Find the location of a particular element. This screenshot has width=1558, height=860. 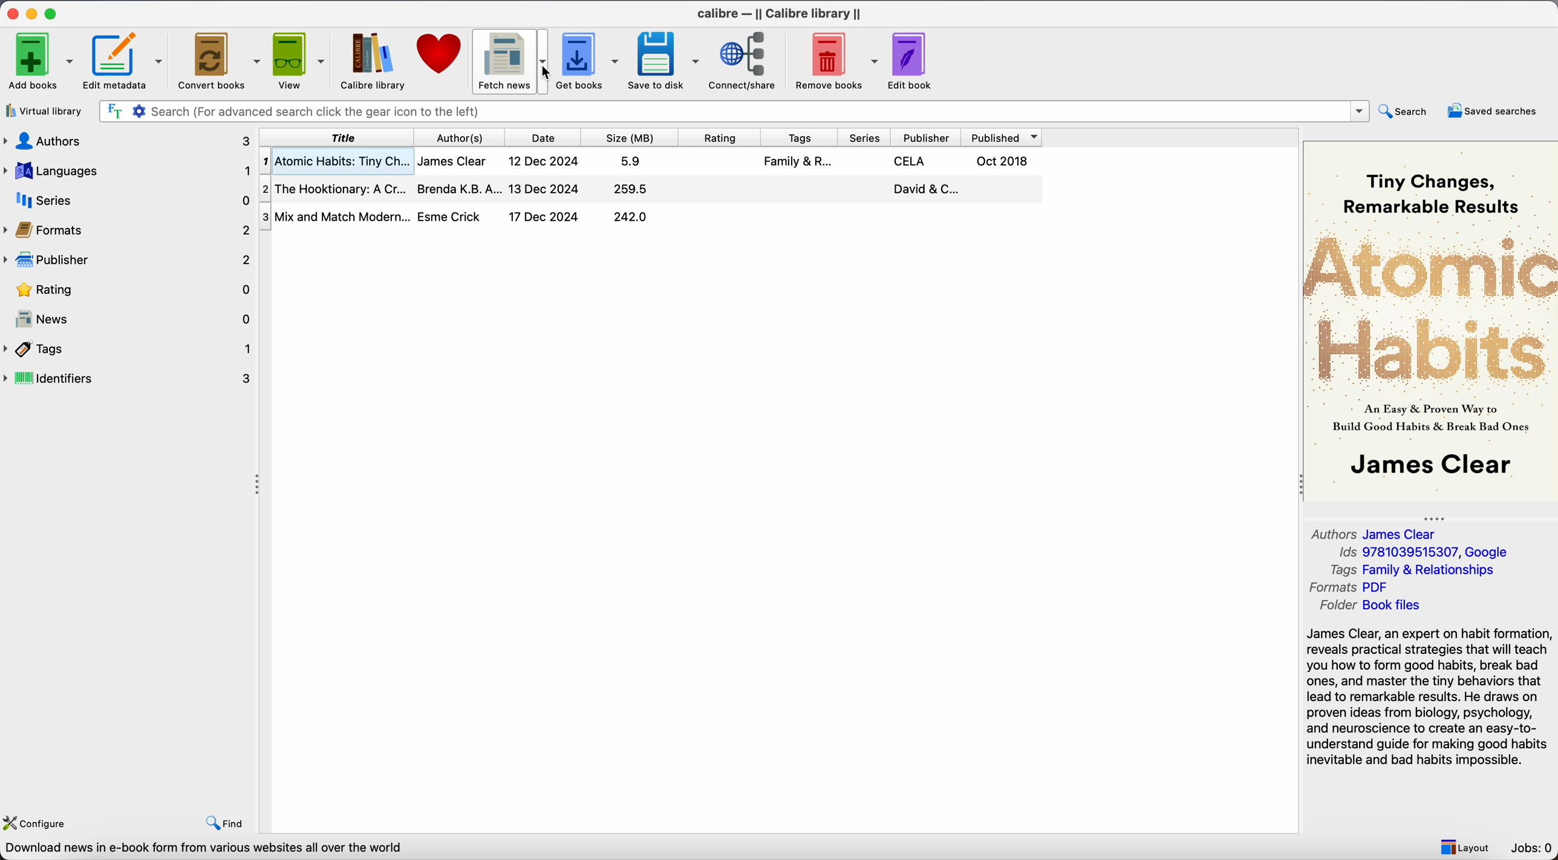

news is located at coordinates (129, 316).